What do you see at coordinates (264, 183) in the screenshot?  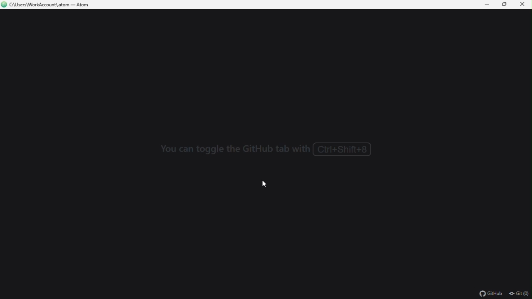 I see `cursor` at bounding box center [264, 183].